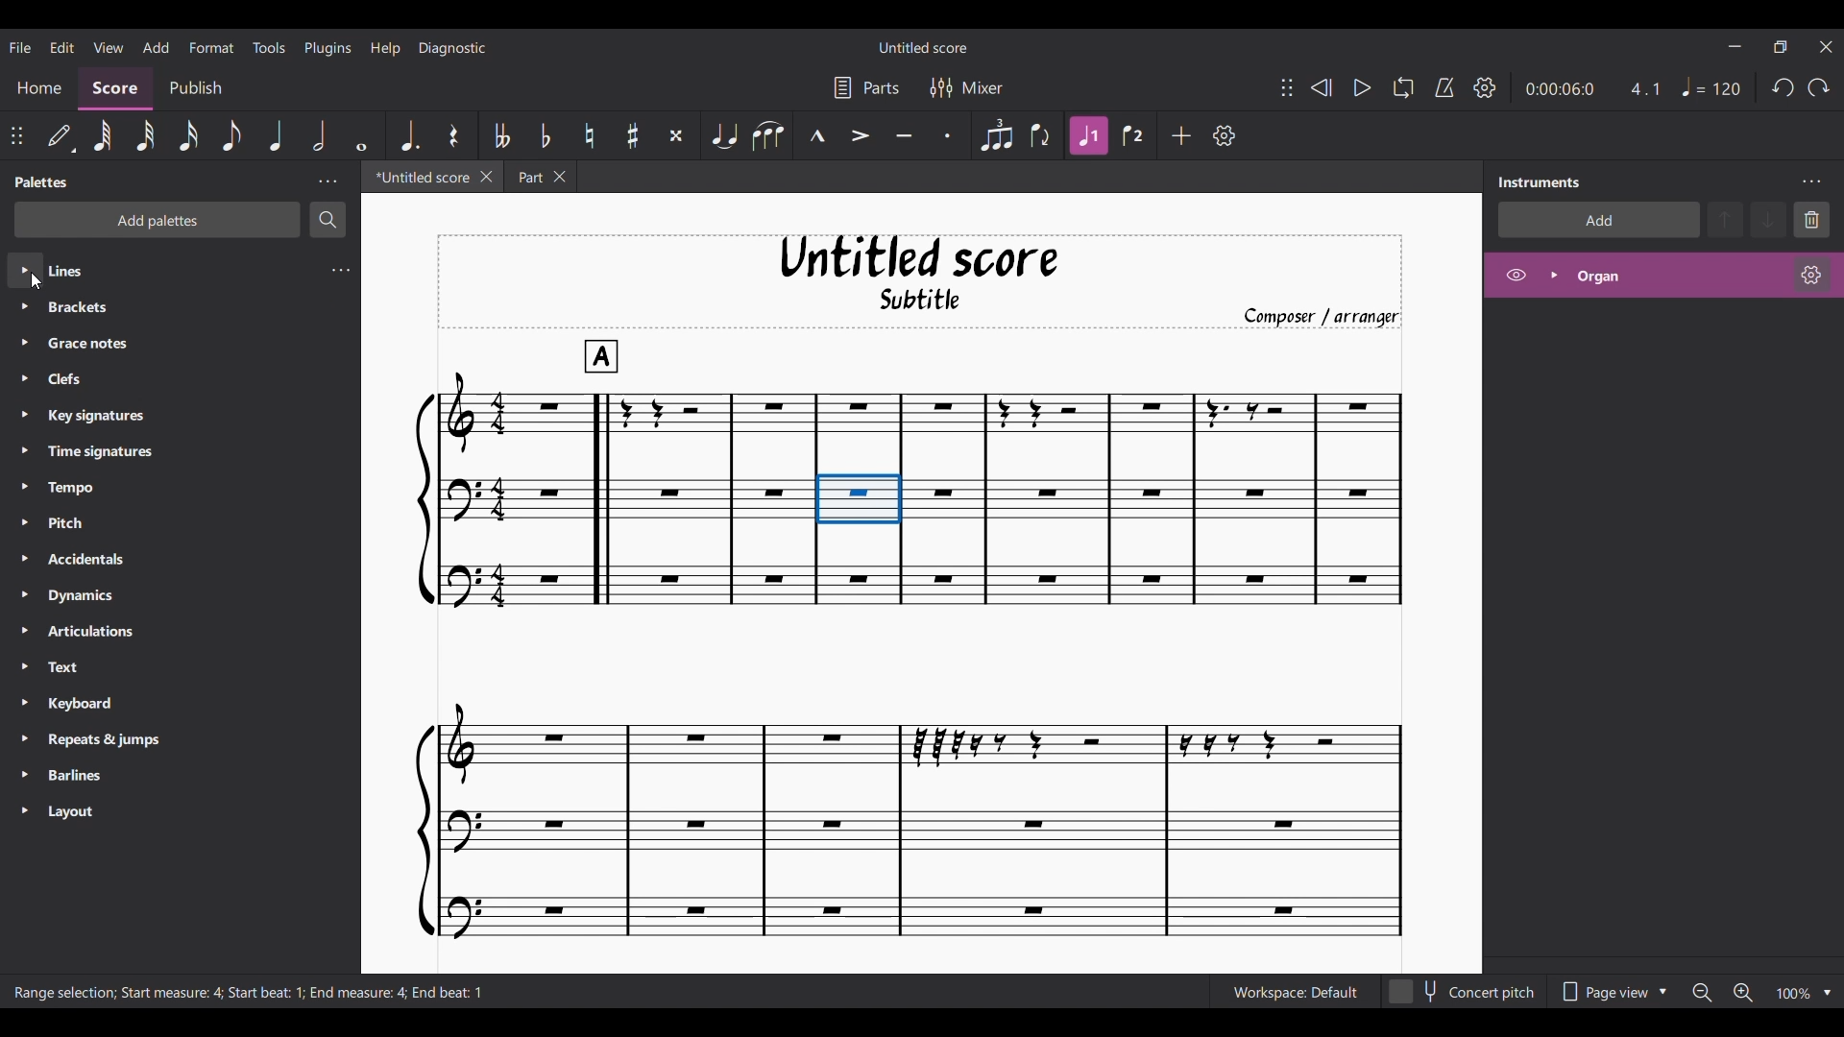 This screenshot has height=1037, width=1844. I want to click on Panel title, so click(1540, 181).